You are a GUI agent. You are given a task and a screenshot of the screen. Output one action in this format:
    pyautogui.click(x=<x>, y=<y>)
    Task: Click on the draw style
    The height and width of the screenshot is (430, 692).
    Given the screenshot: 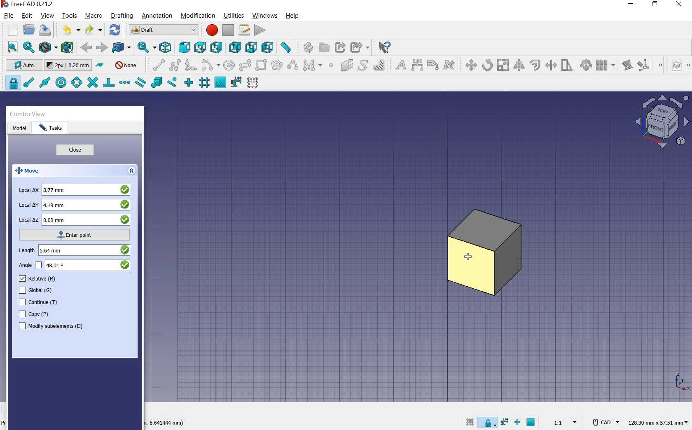 What is the action you would take?
    pyautogui.click(x=47, y=47)
    